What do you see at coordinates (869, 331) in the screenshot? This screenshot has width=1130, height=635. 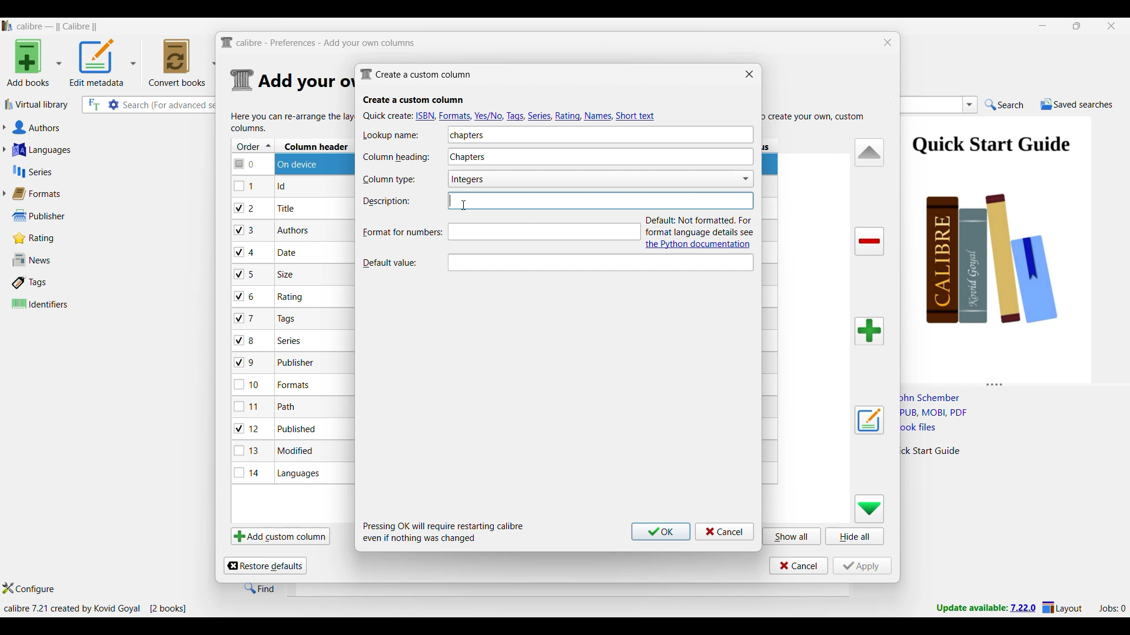 I see `Add column` at bounding box center [869, 331].